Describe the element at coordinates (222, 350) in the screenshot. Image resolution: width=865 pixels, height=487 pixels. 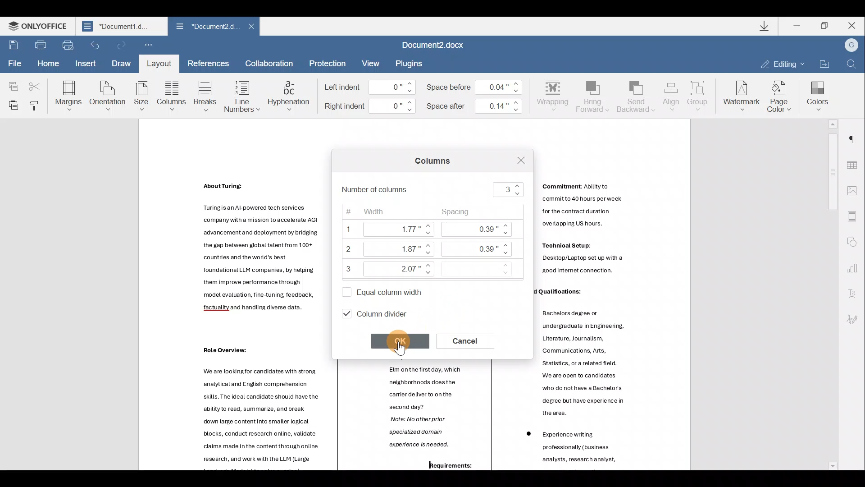
I see `` at that location.